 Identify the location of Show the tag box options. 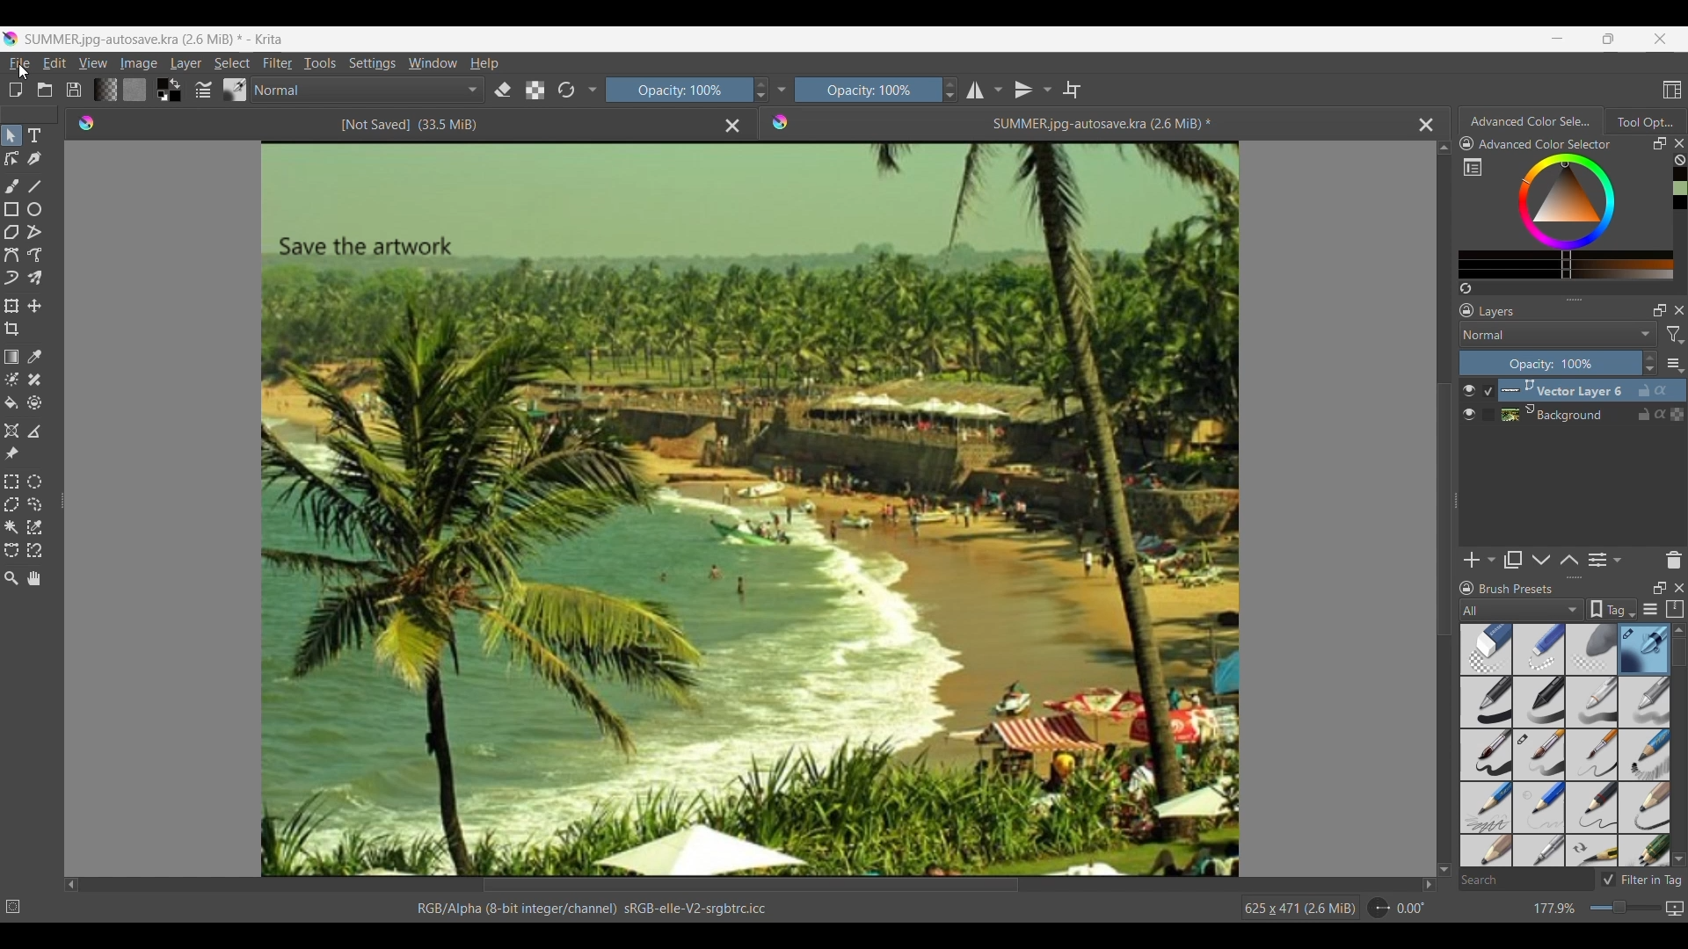
(1612, 609).